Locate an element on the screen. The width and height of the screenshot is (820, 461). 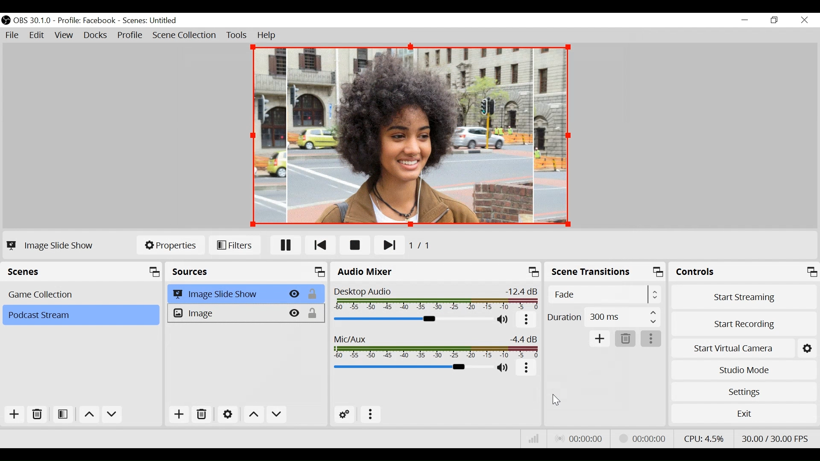
Move down is located at coordinates (276, 415).